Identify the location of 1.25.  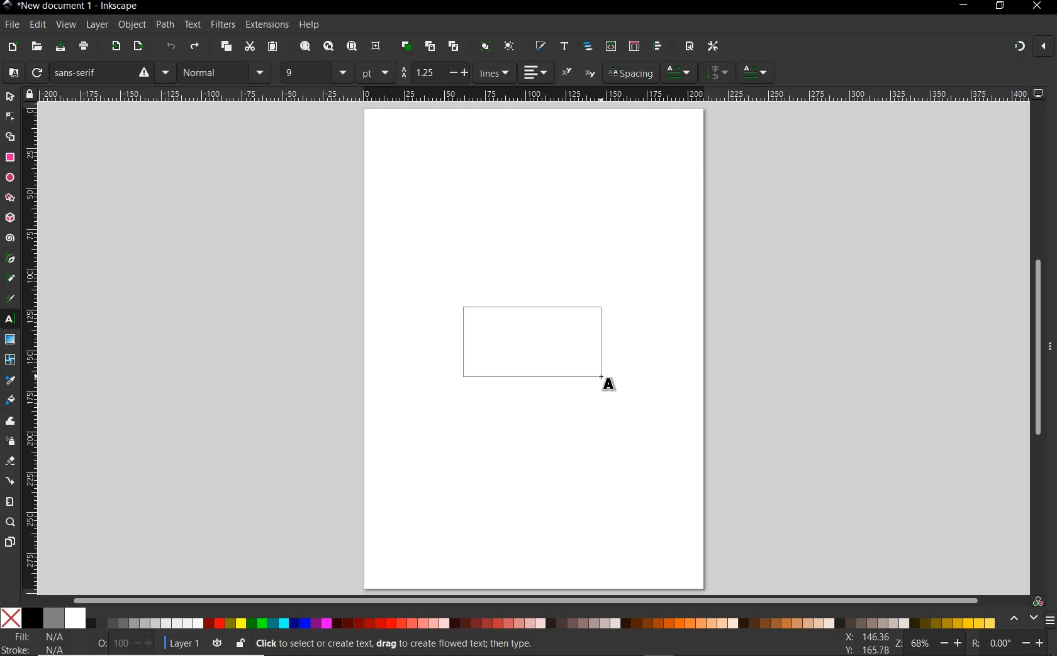
(425, 72).